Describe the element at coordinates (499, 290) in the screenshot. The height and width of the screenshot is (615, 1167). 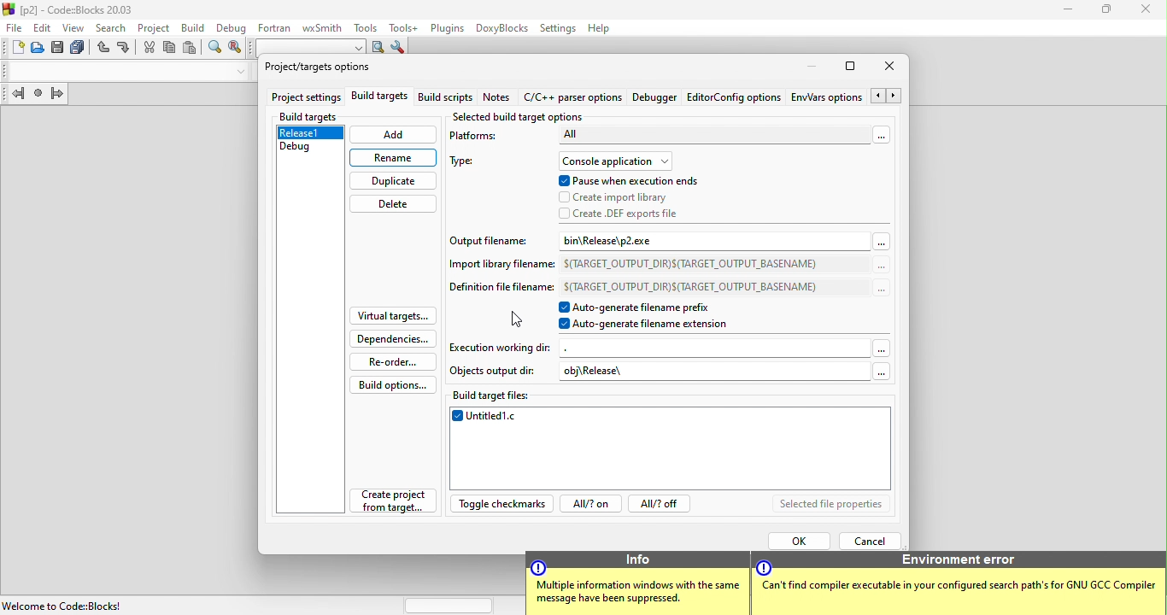
I see `definition file name` at that location.